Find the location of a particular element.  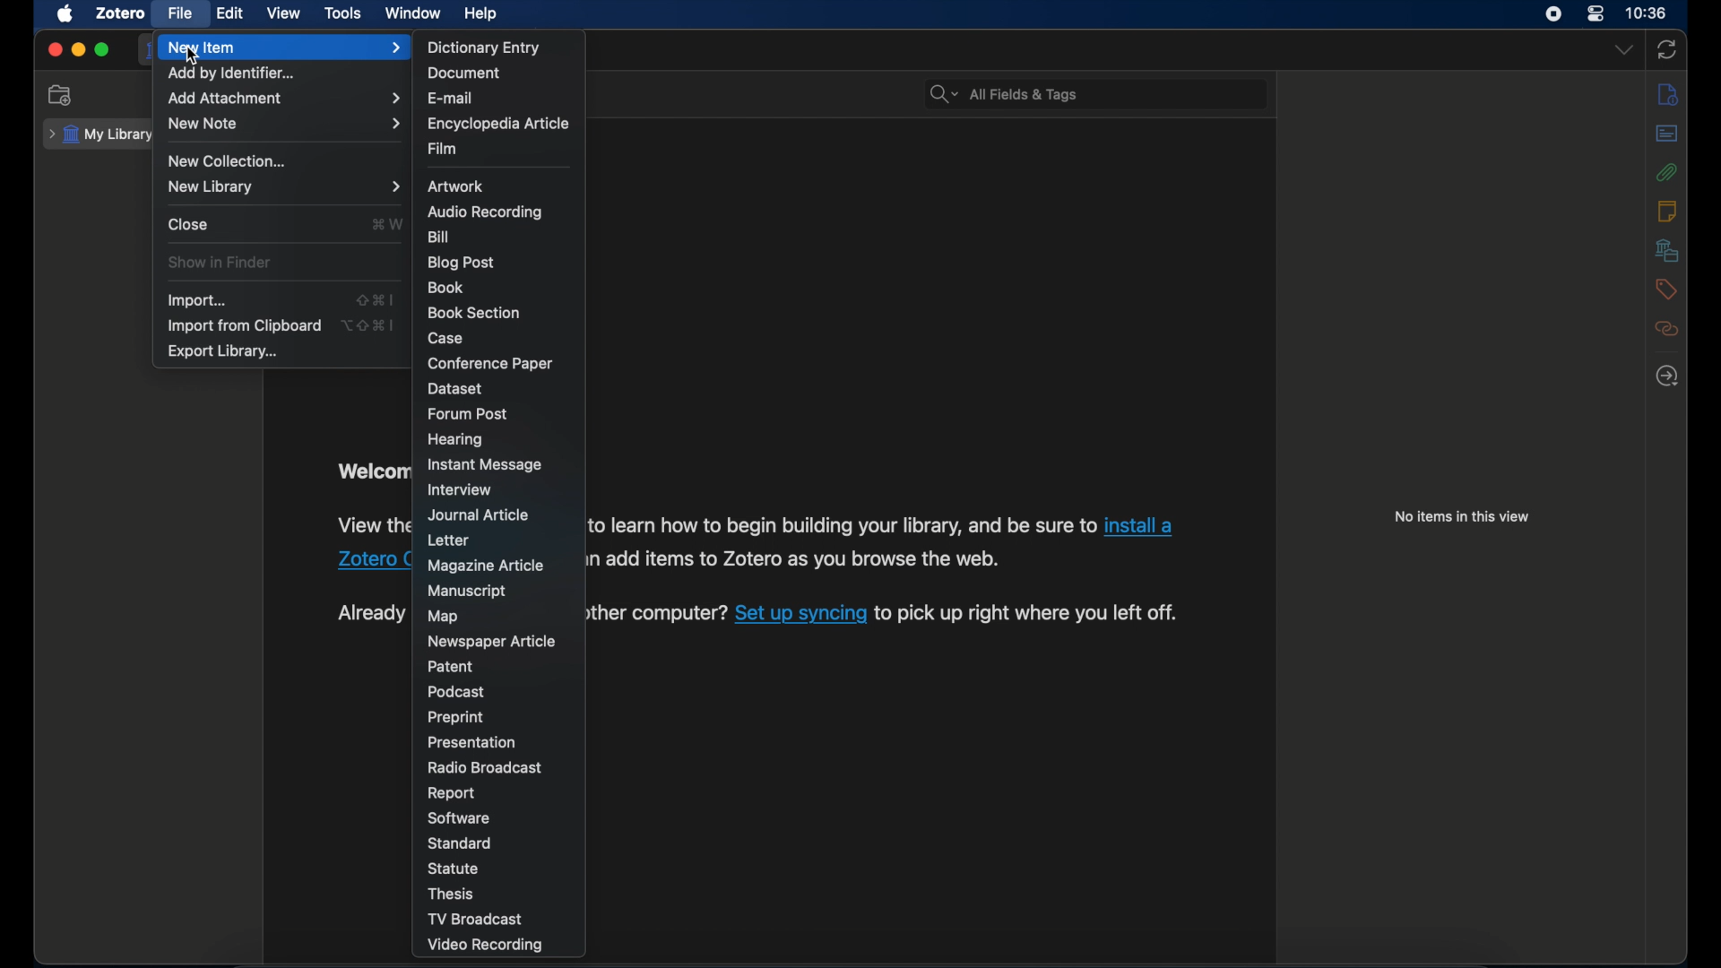

shortcut is located at coordinates (387, 223).